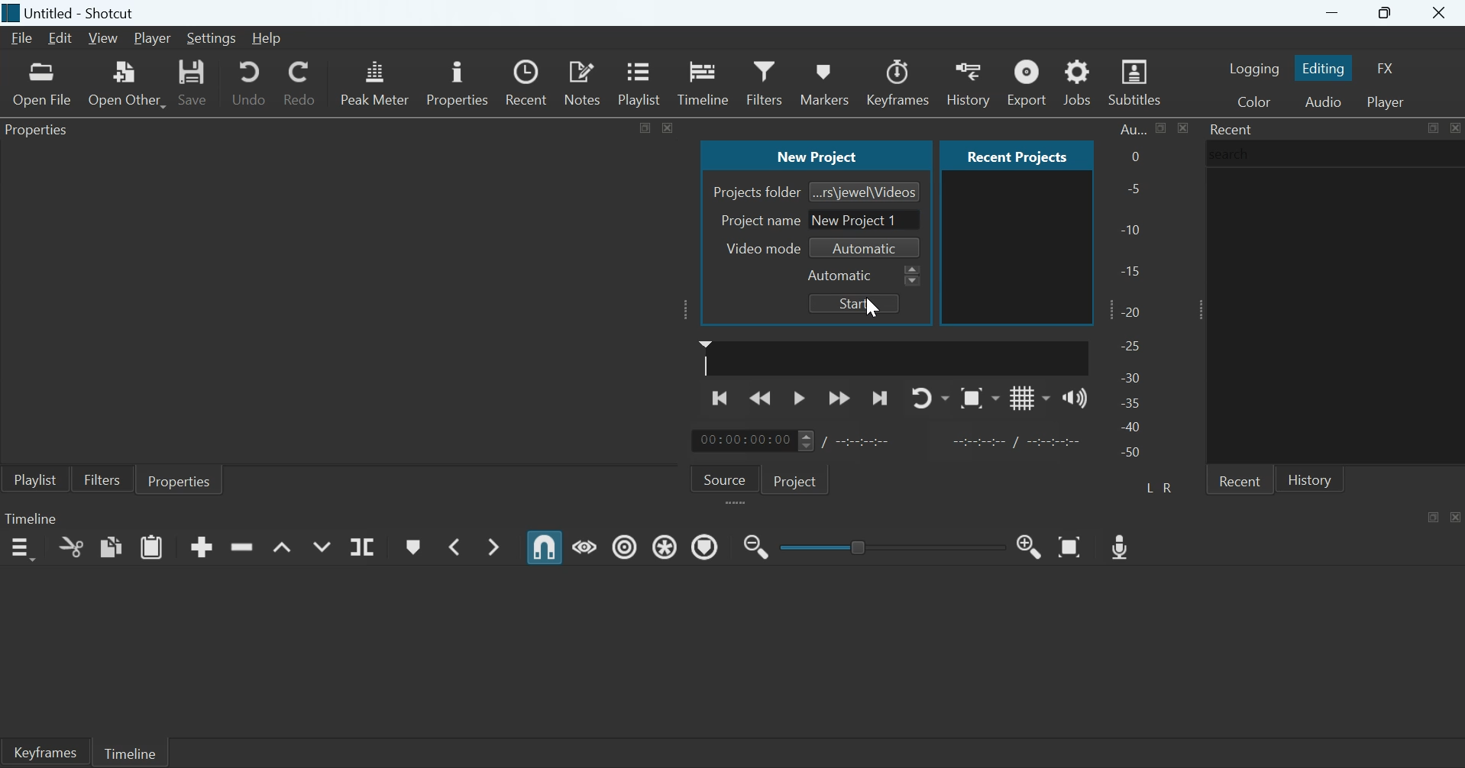  I want to click on Expand, so click(687, 309).